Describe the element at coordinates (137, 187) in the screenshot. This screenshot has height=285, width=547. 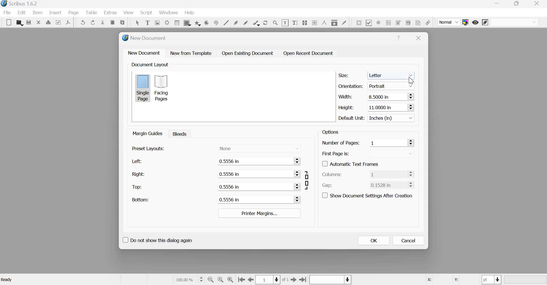
I see `Top:` at that location.